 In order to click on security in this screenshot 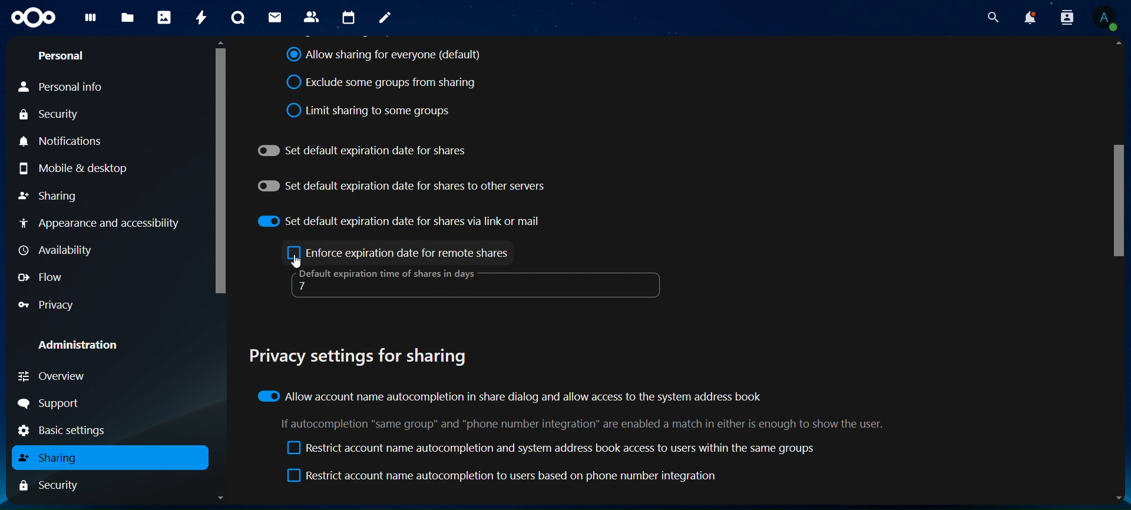, I will do `click(51, 114)`.